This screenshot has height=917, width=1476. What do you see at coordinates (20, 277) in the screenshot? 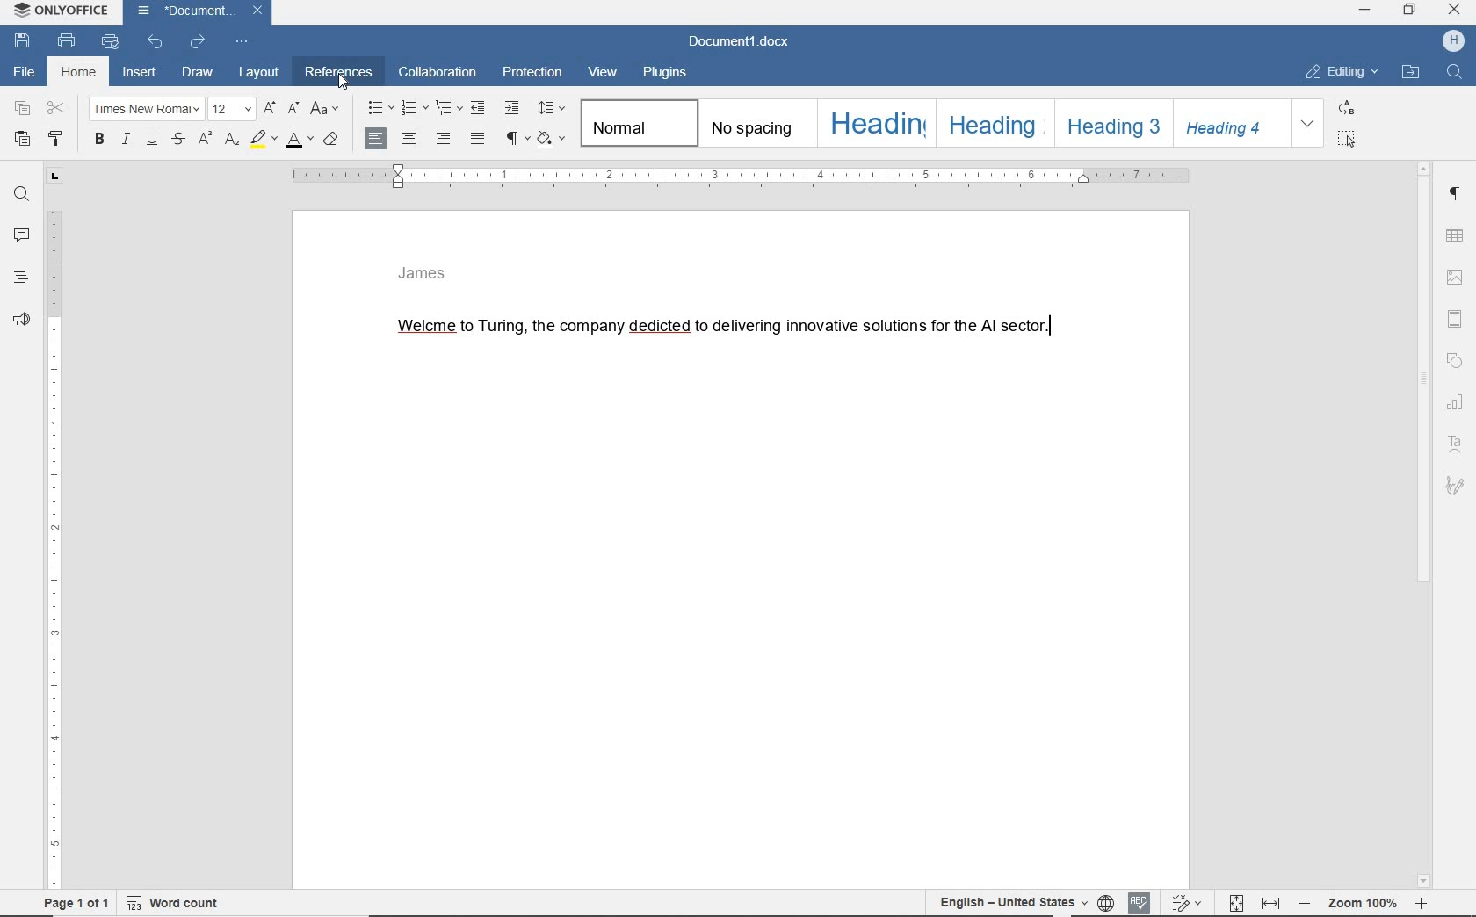
I see `headings` at bounding box center [20, 277].